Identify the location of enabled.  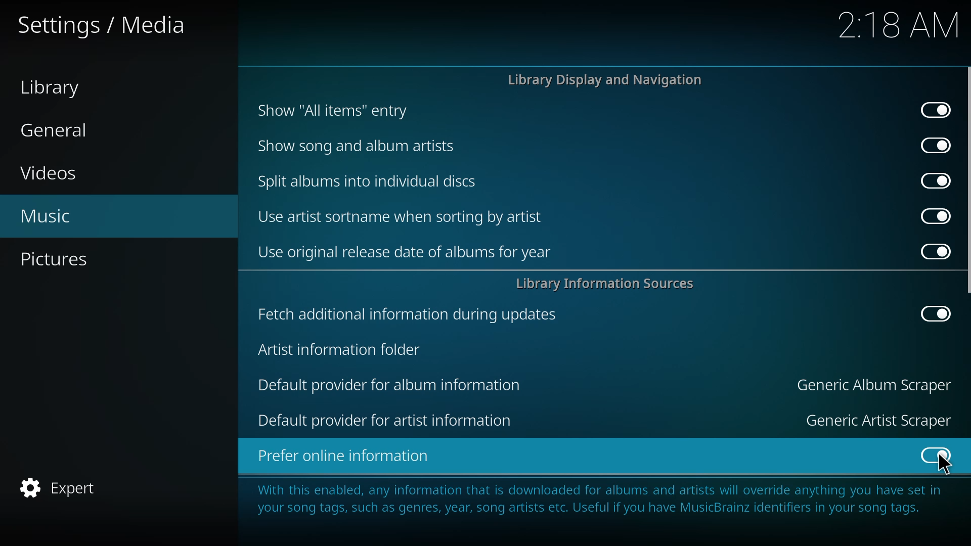
(932, 179).